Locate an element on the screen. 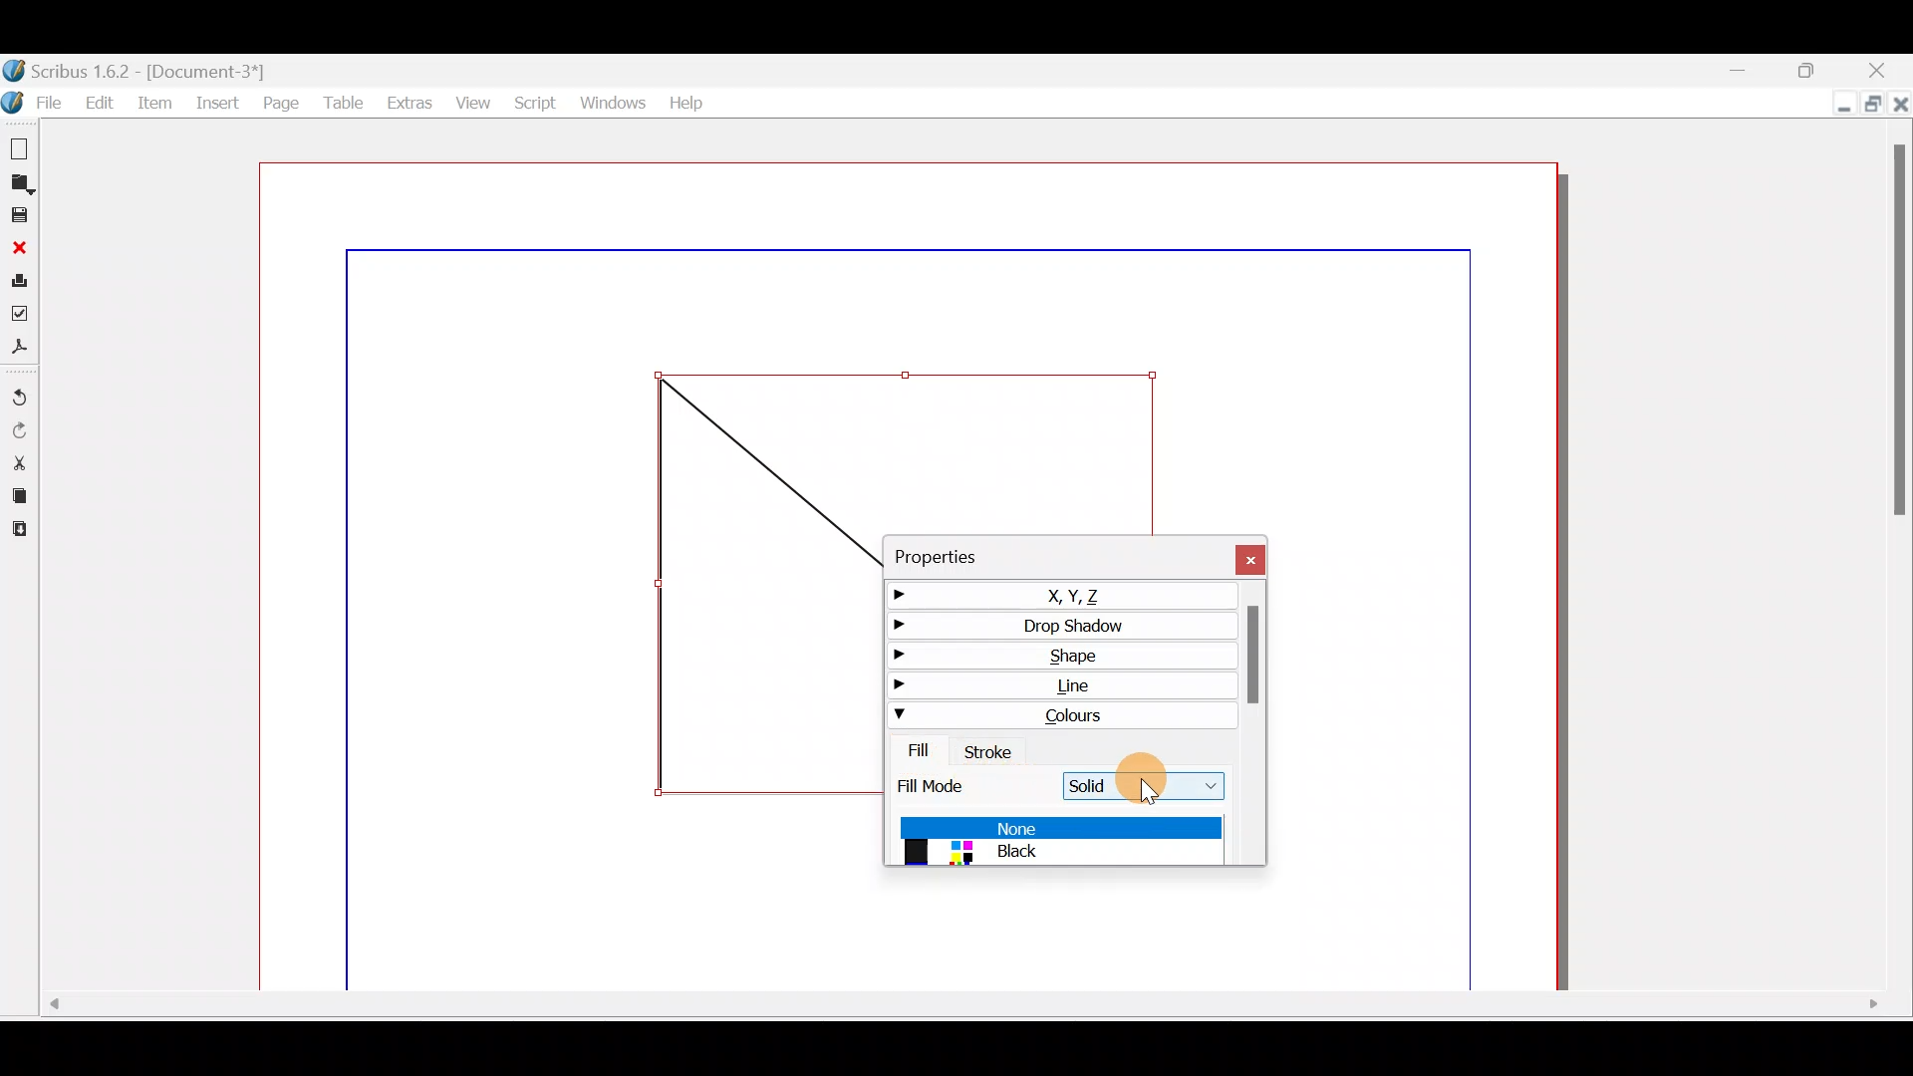 The height and width of the screenshot is (1076, 1913). Minimise is located at coordinates (1833, 107).